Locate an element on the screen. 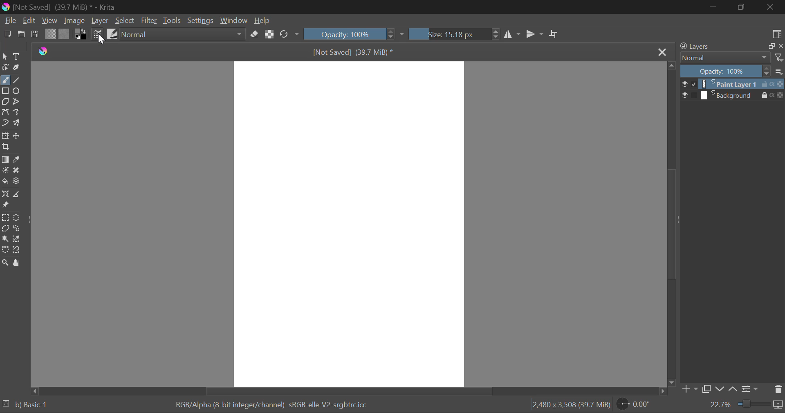  Restore Down is located at coordinates (713, 8).